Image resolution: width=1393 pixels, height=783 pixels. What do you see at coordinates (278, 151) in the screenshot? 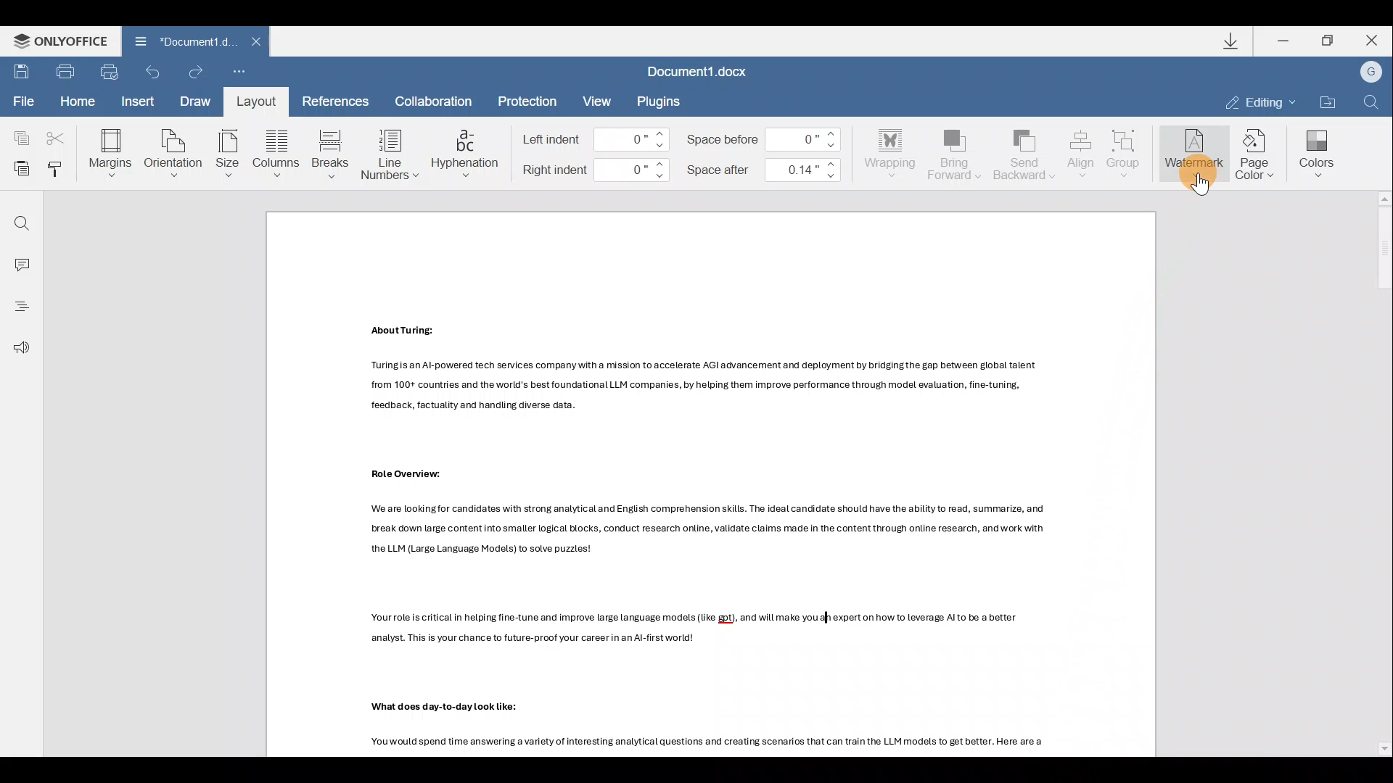
I see `Columns` at bounding box center [278, 151].